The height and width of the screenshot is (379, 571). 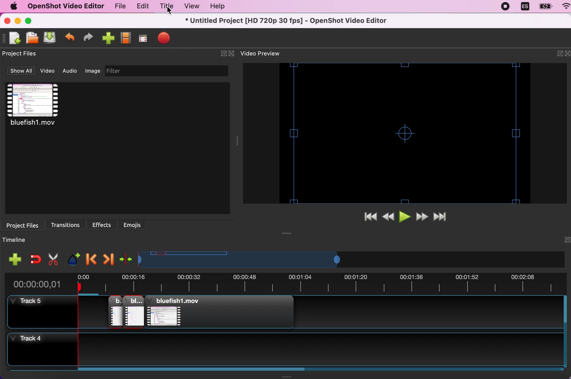 I want to click on title, so click(x=165, y=7).